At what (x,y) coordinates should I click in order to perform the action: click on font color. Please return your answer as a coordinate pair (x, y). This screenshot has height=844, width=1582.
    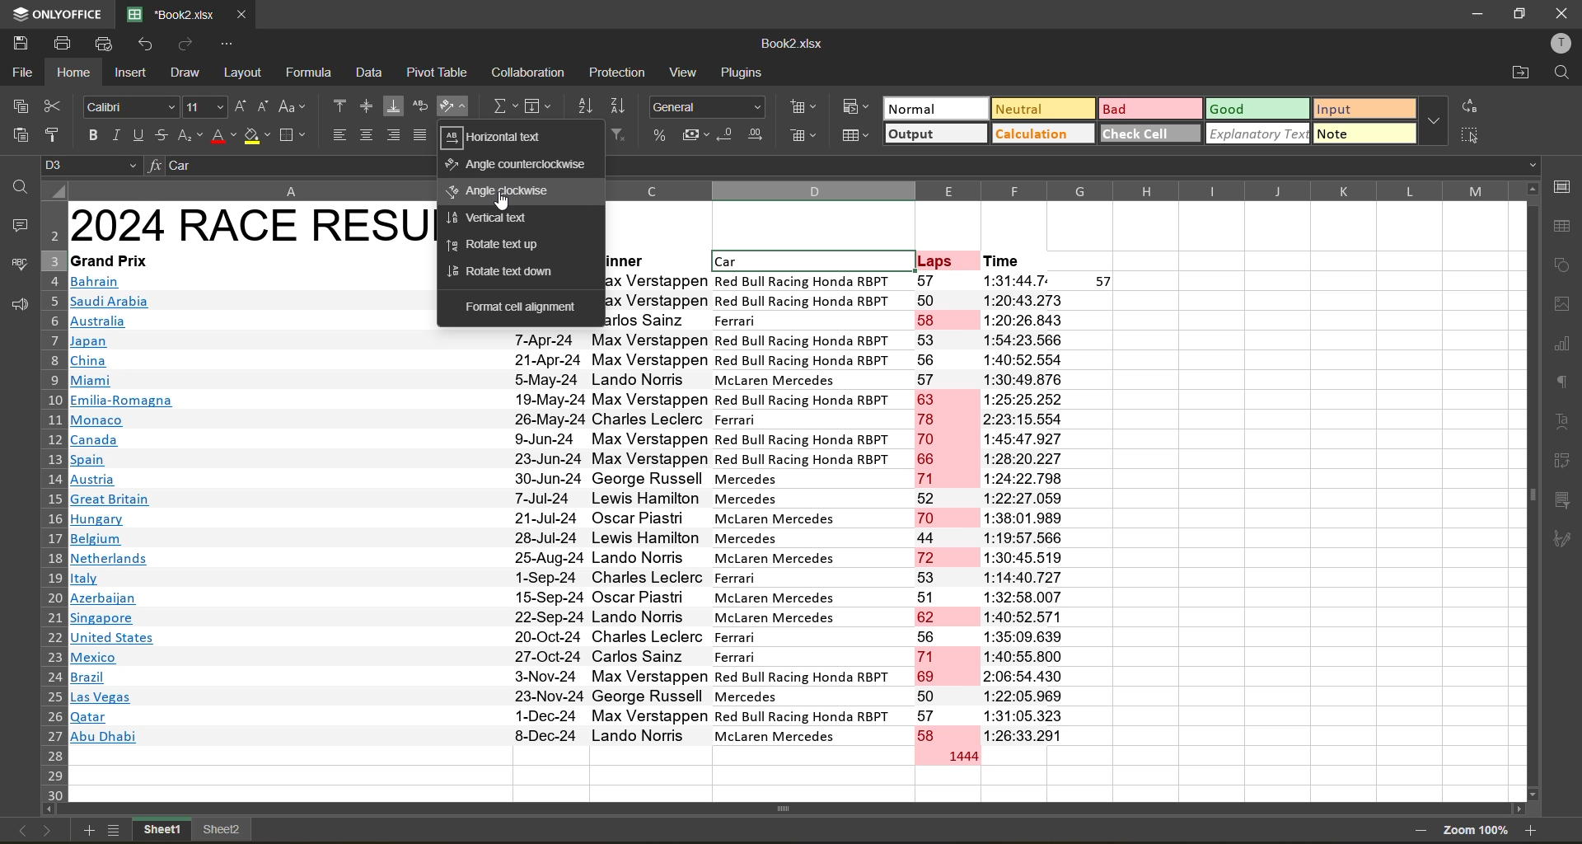
    Looking at the image, I should click on (222, 136).